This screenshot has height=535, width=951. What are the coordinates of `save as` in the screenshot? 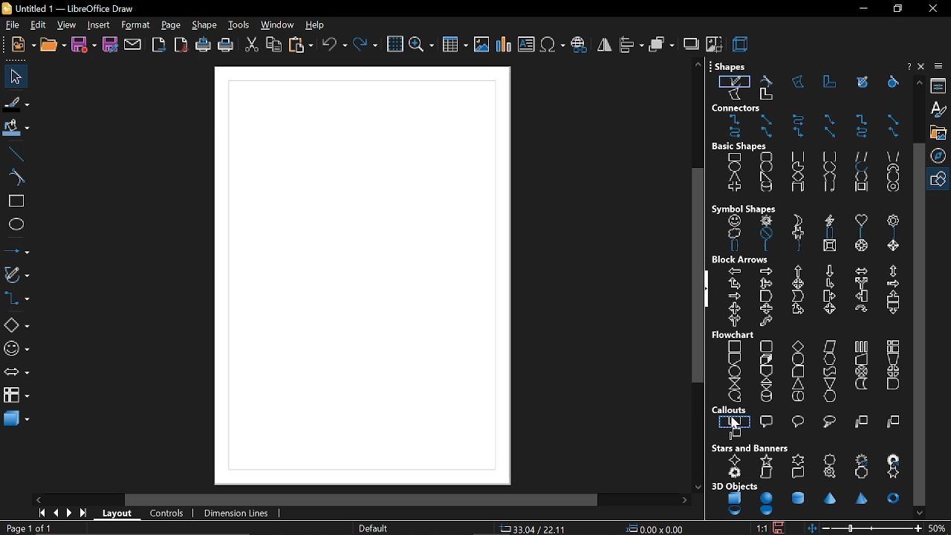 It's located at (110, 45).